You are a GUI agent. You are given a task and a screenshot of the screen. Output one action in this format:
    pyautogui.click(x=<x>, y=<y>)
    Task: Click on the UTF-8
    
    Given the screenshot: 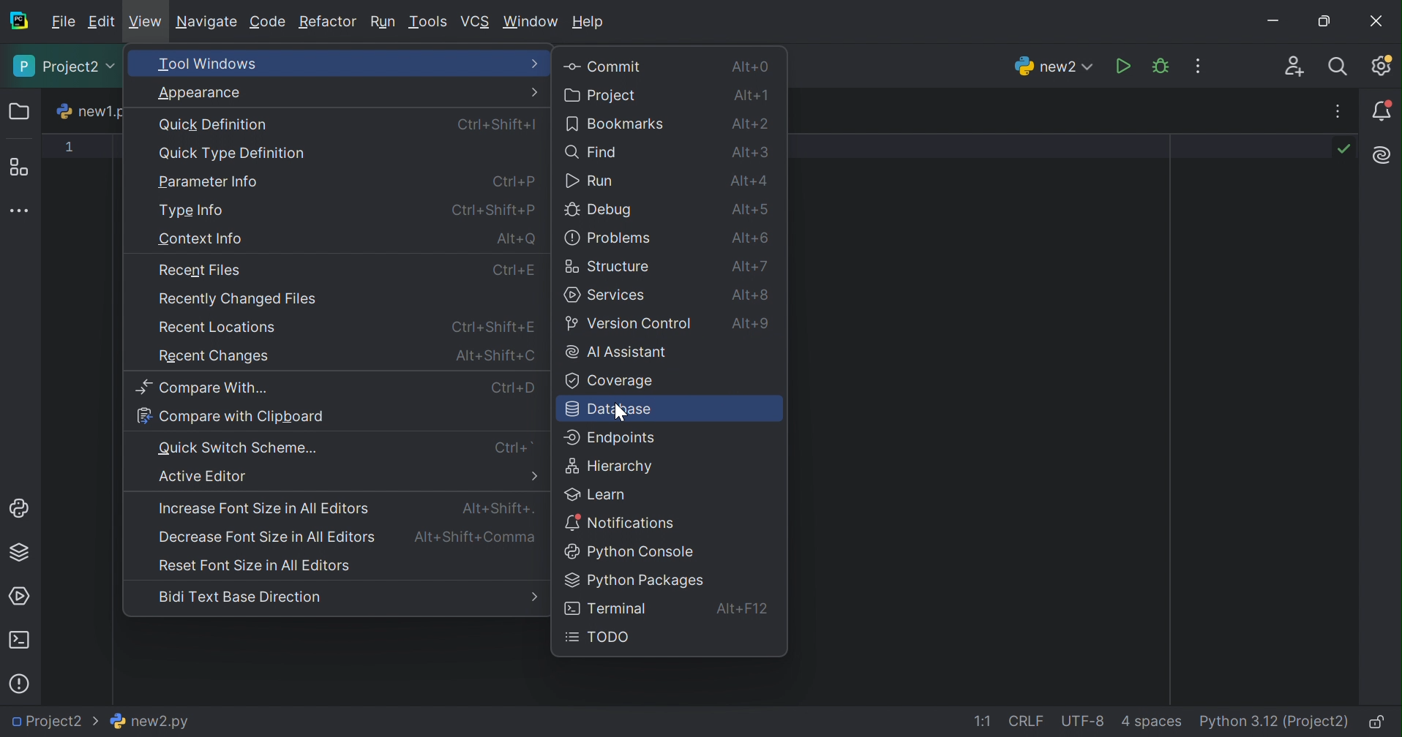 What is the action you would take?
    pyautogui.click(x=1082, y=720)
    